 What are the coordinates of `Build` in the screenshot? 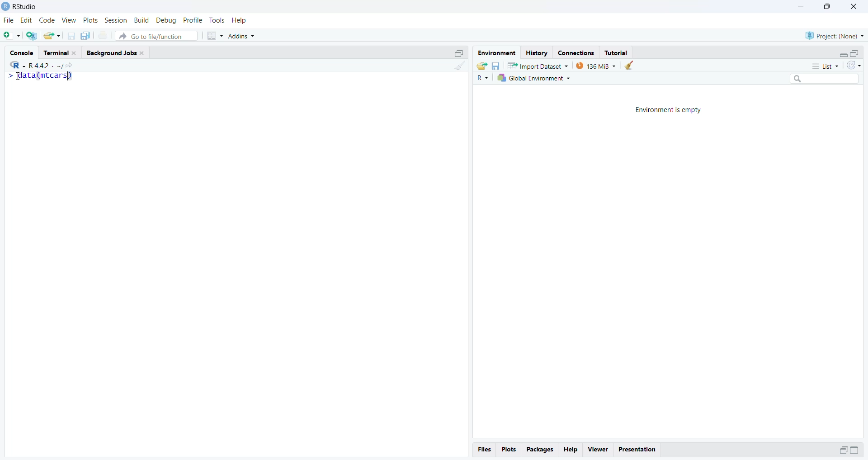 It's located at (142, 20).